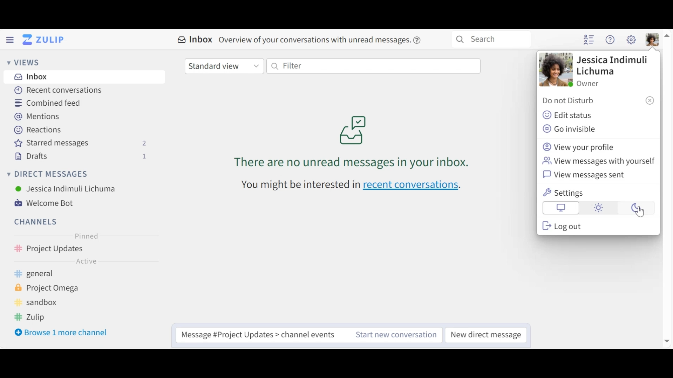 The height and width of the screenshot is (378, 673). What do you see at coordinates (37, 129) in the screenshot?
I see `Reactions` at bounding box center [37, 129].